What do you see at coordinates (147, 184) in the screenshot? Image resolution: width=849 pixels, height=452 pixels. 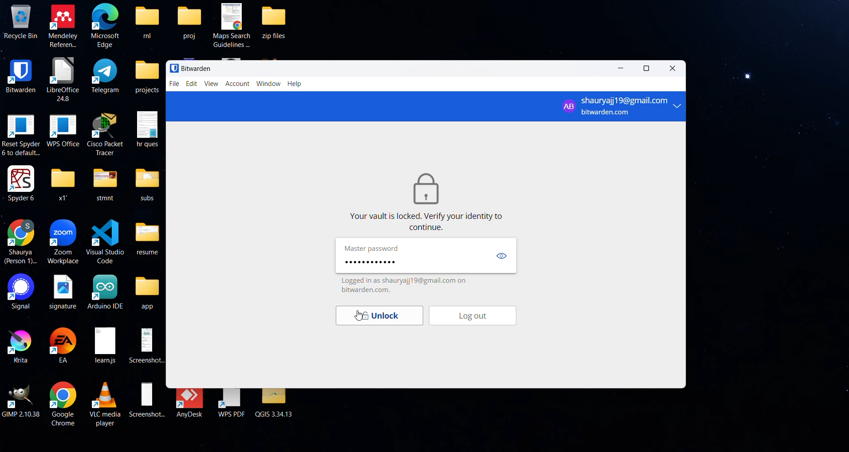 I see `subs` at bounding box center [147, 184].